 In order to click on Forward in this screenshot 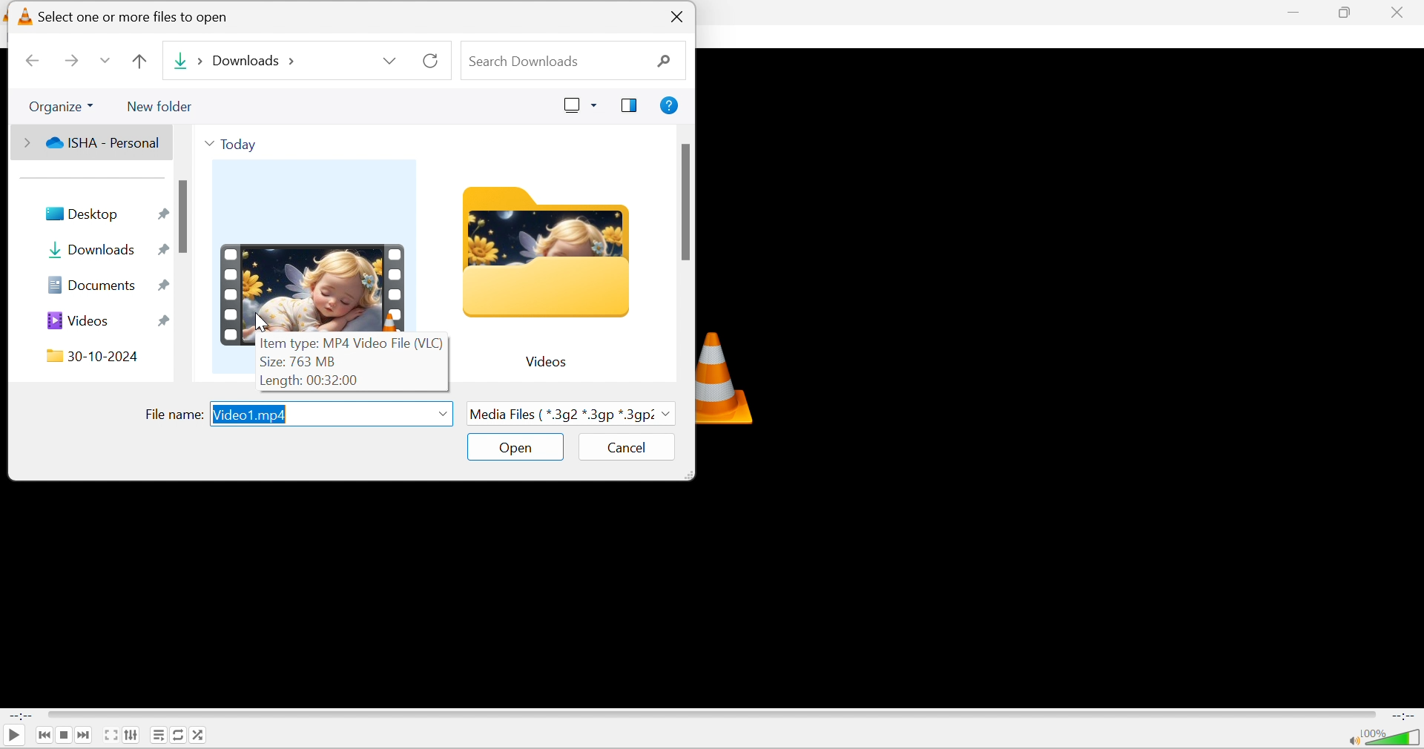, I will do `click(70, 61)`.